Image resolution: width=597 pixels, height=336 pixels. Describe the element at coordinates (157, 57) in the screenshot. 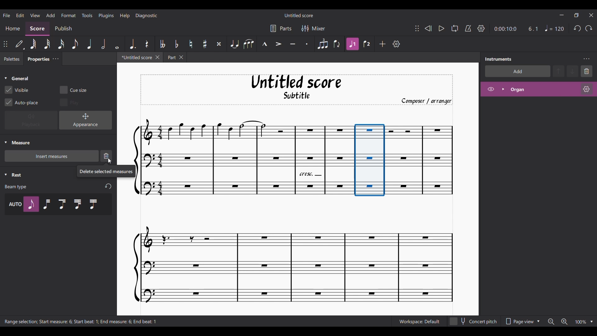

I see `Close current tab` at that location.